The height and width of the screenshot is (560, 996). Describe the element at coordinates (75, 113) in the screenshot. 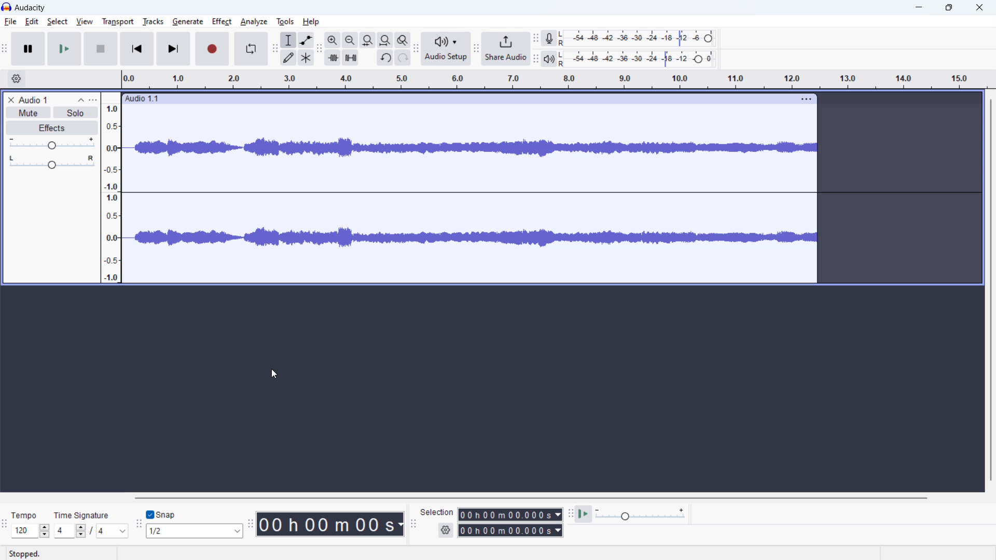

I see `solo` at that location.